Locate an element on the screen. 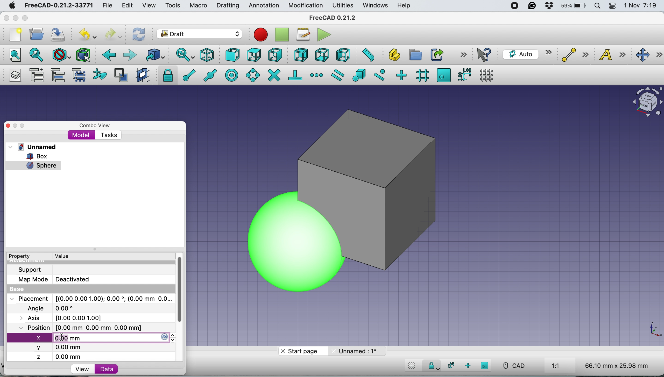  object intersection is located at coordinates (647, 101).